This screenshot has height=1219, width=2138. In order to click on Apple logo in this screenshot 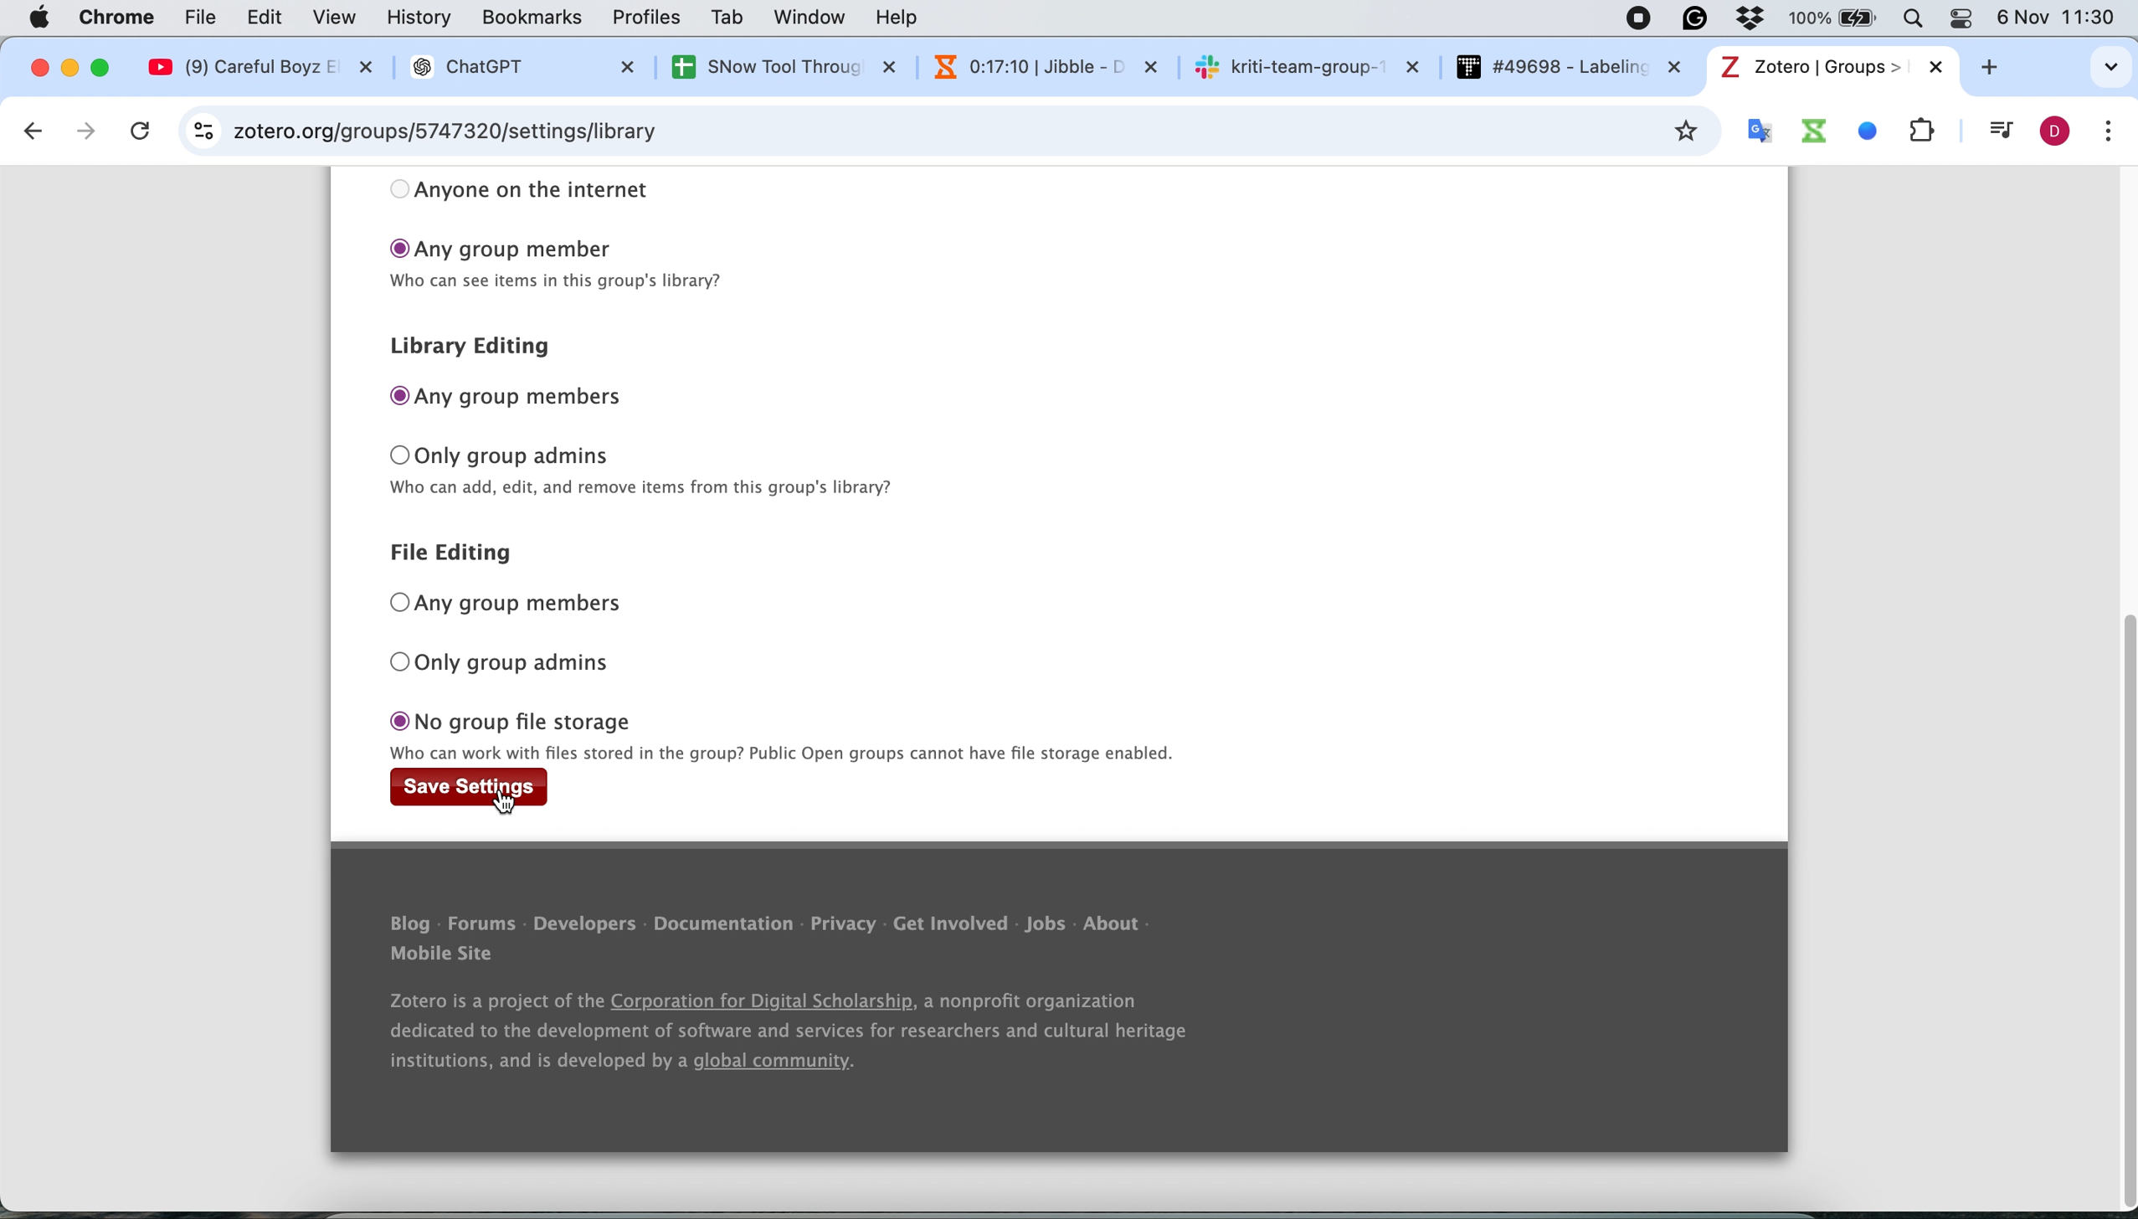, I will do `click(39, 17)`.